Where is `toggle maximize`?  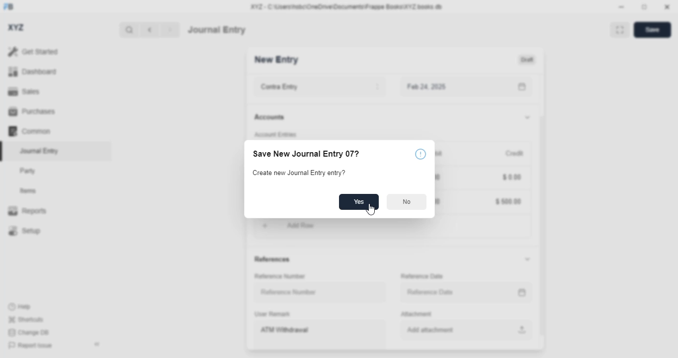
toggle maximize is located at coordinates (644, 7).